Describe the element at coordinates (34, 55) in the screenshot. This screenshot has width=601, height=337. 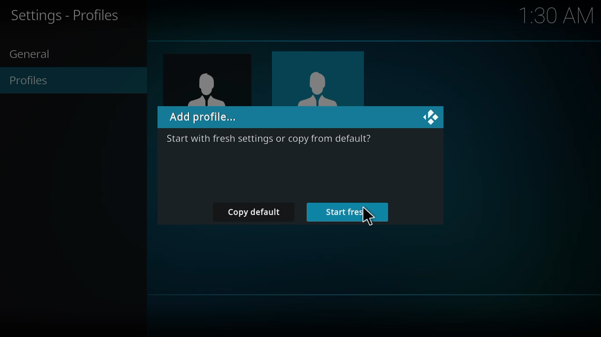
I see `general` at that location.